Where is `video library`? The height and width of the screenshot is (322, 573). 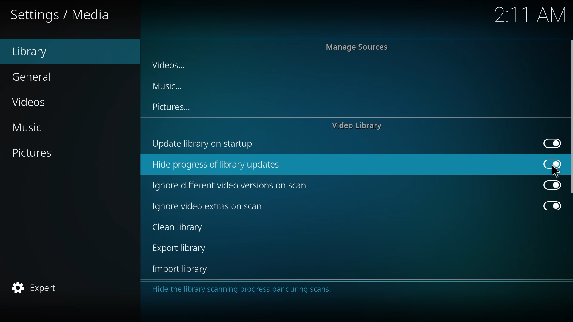
video library is located at coordinates (359, 126).